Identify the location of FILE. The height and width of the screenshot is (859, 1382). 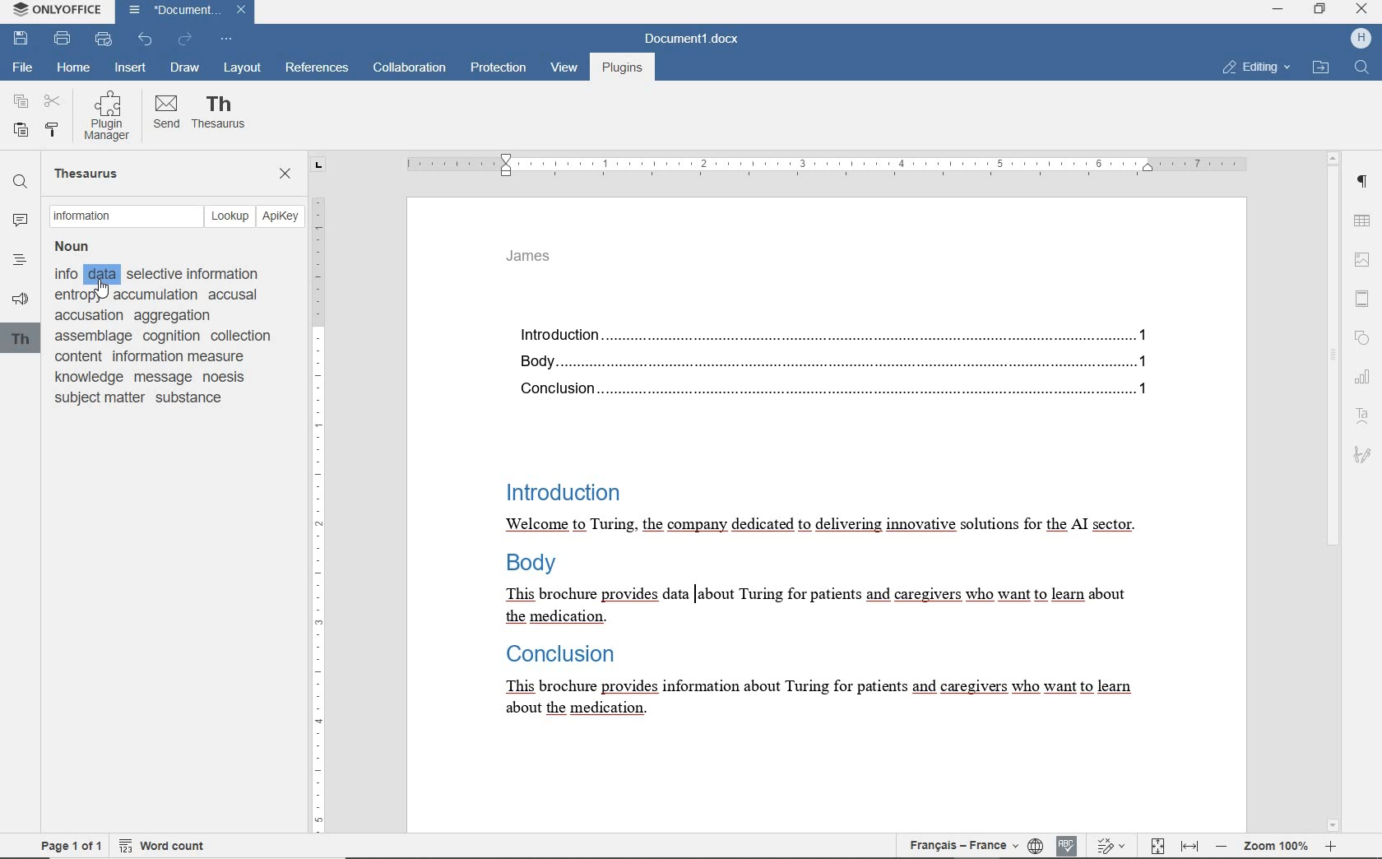
(24, 69).